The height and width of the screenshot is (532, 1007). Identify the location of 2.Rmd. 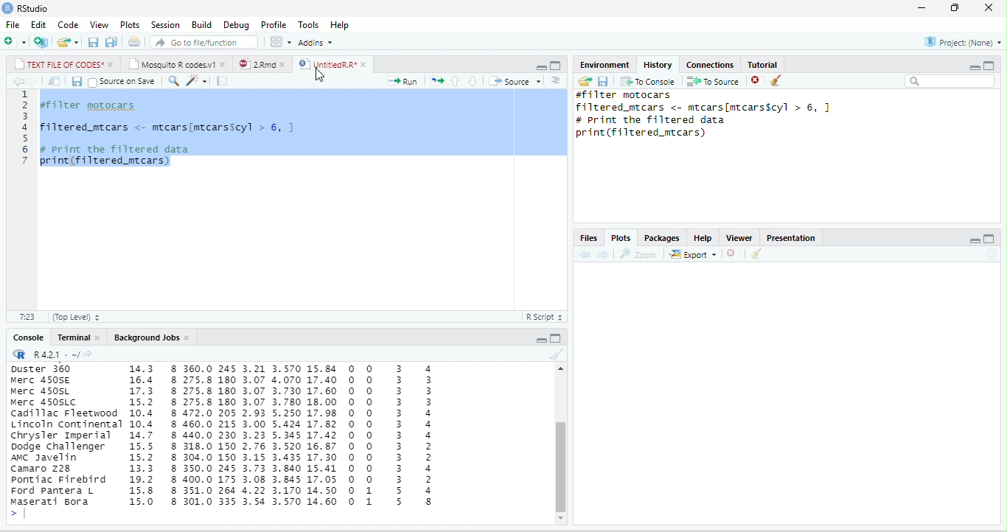
(257, 64).